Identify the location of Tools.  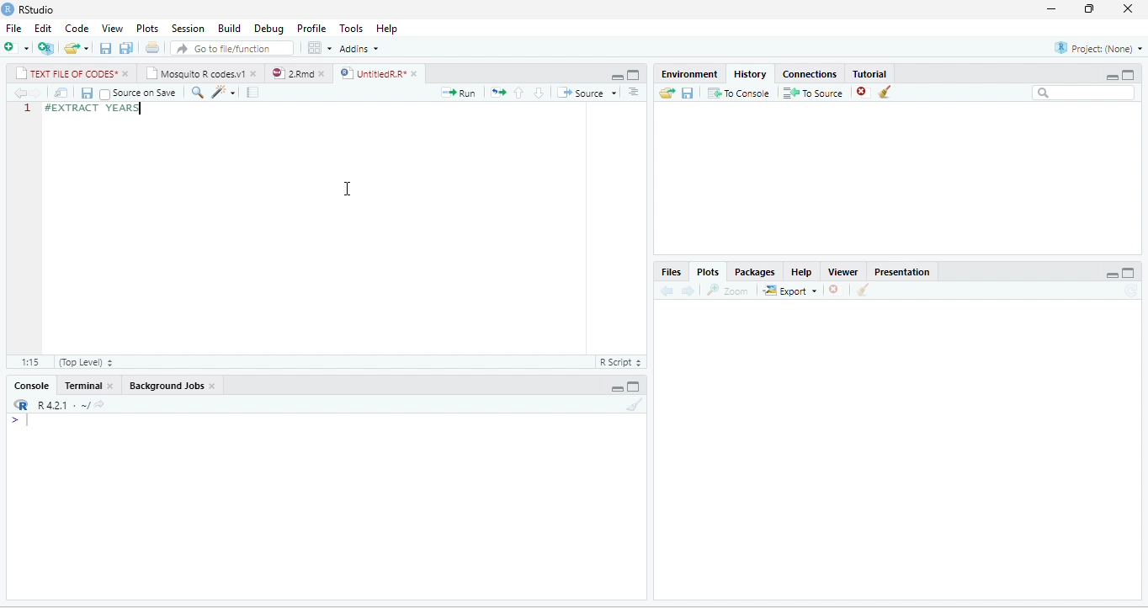
(353, 29).